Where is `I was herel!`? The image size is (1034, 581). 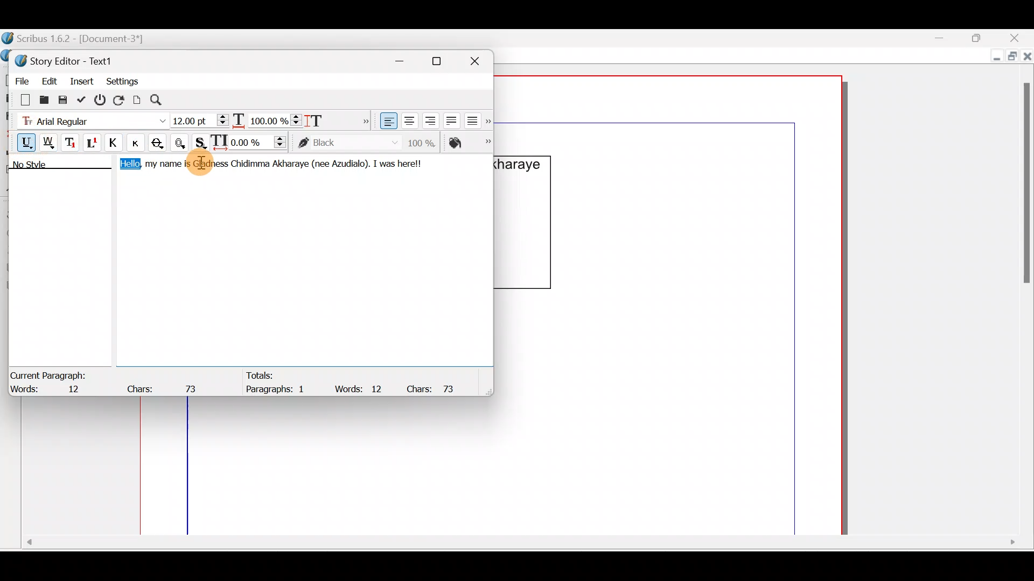 I was herel! is located at coordinates (400, 162).